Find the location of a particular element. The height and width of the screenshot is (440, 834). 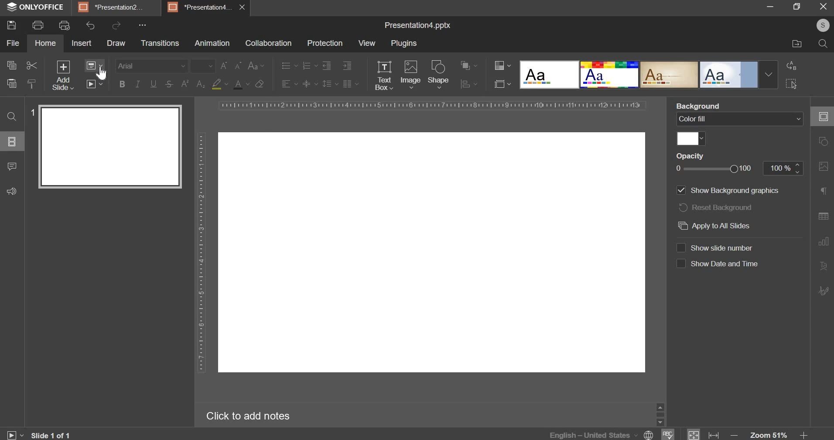

slide preview is located at coordinates (110, 147).